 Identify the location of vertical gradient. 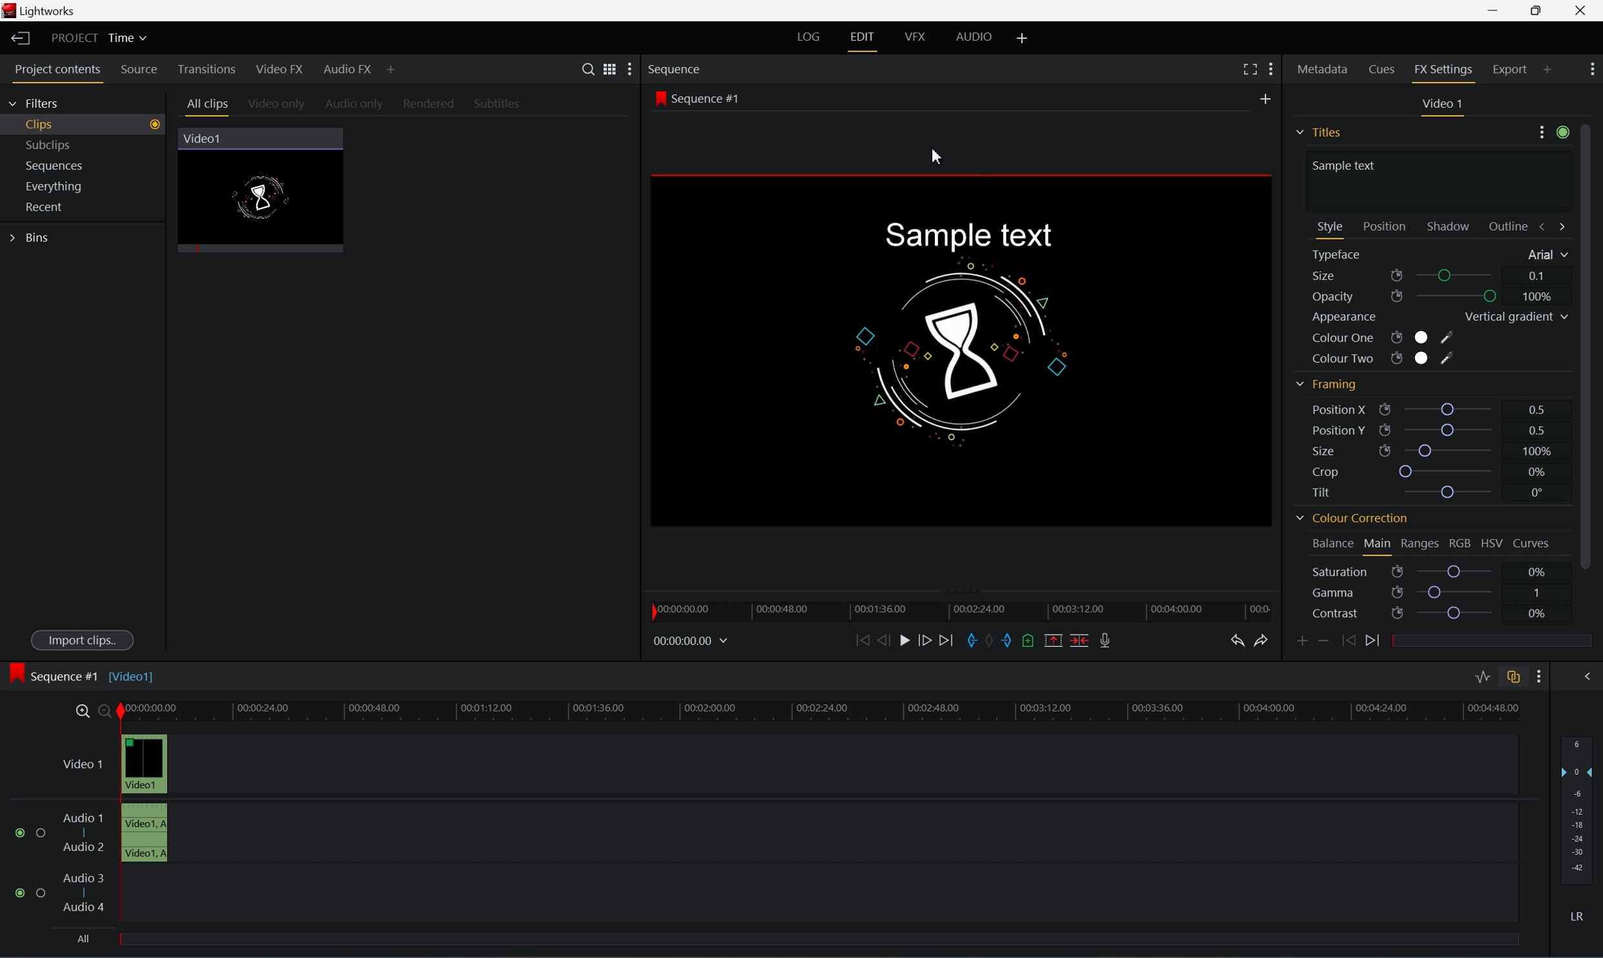
(1514, 318).